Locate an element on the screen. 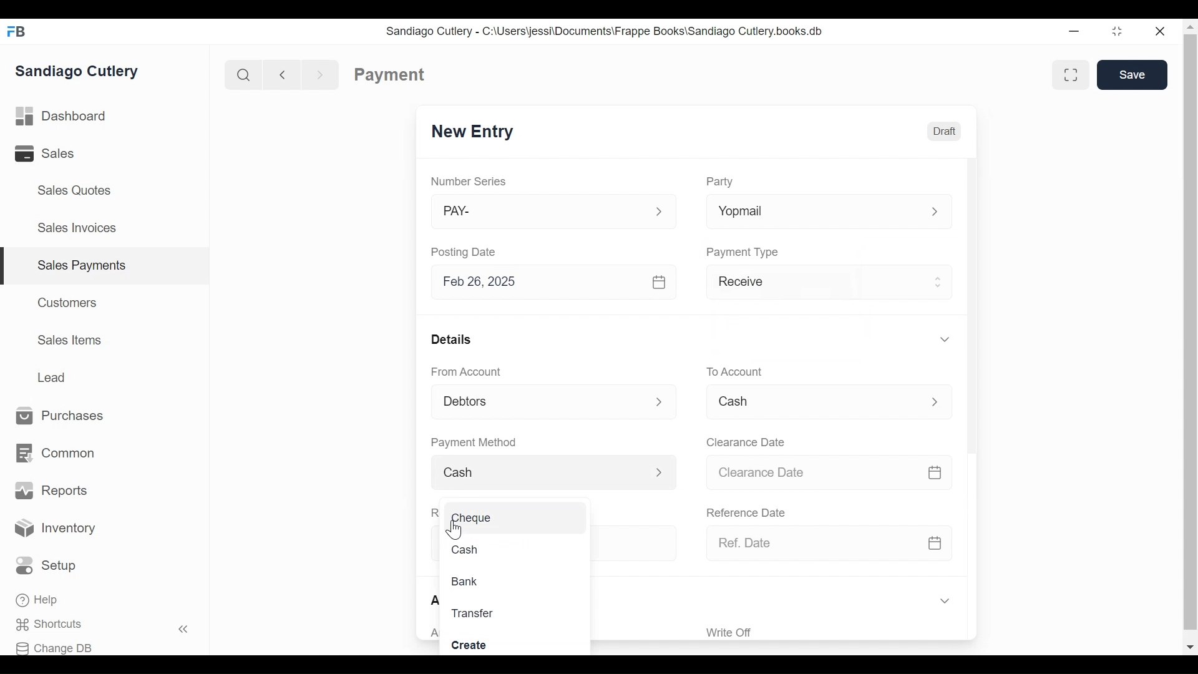 The height and width of the screenshot is (674, 1198). Scroll down is located at coordinates (1189, 646).